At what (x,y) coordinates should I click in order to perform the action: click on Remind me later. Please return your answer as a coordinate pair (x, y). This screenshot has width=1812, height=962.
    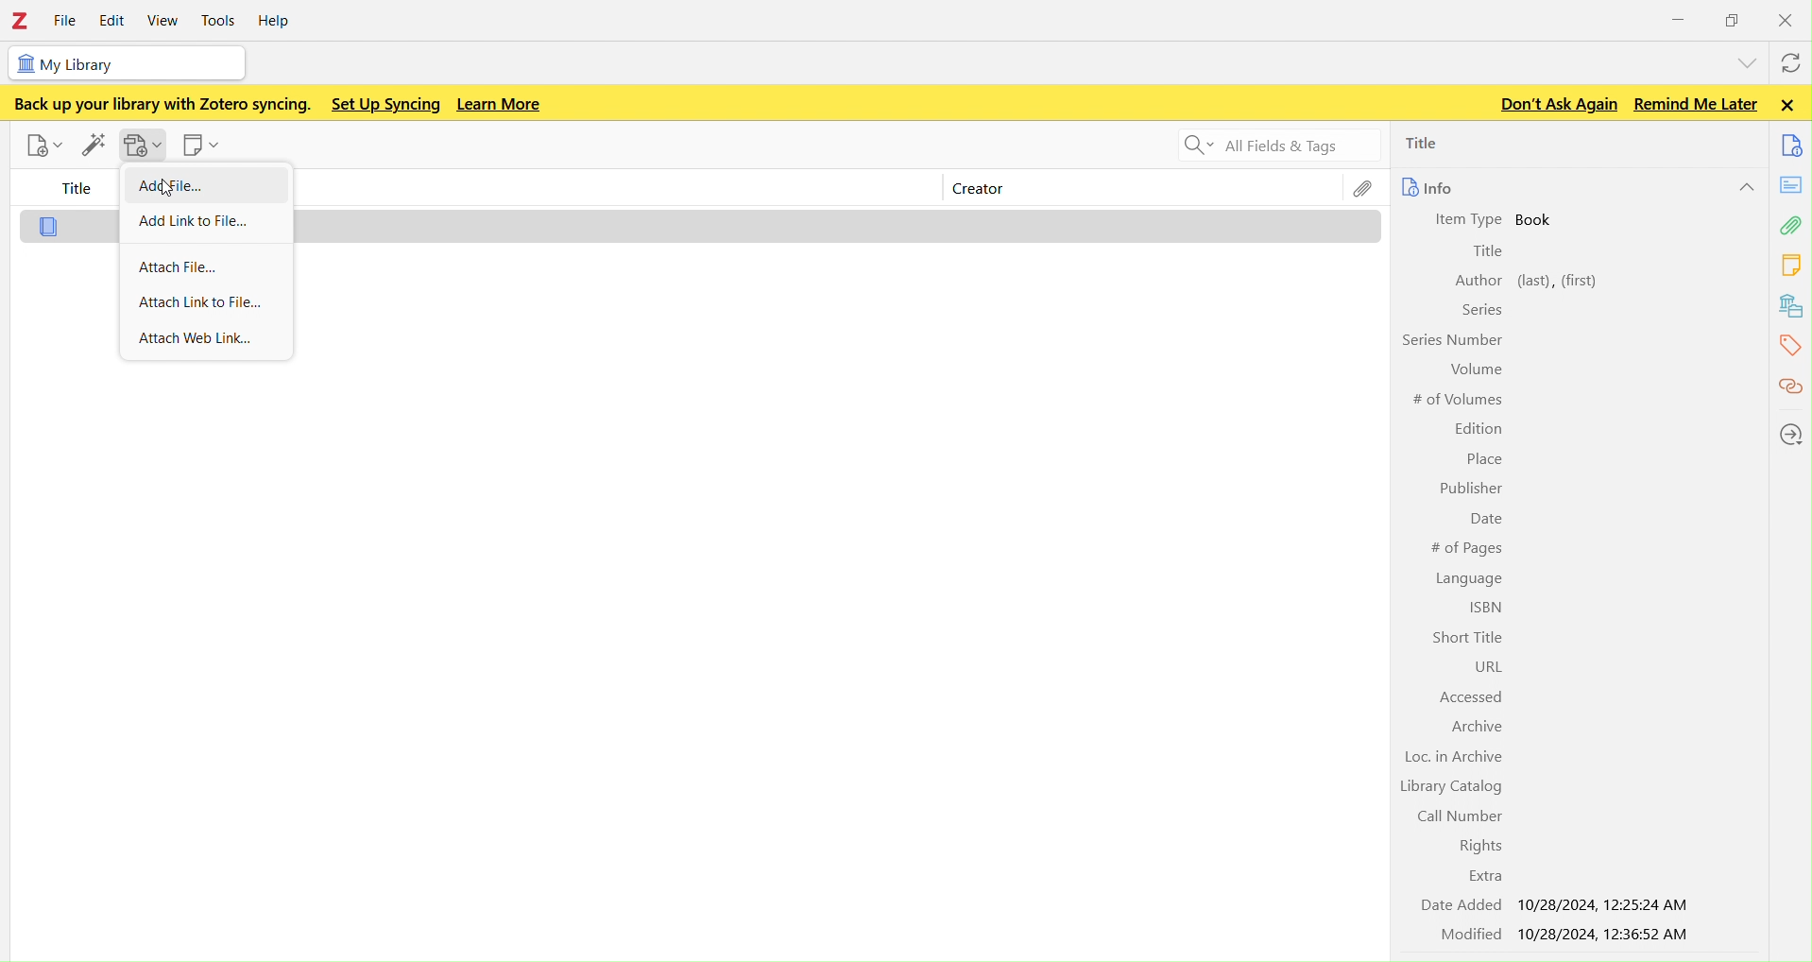
    Looking at the image, I should click on (1696, 103).